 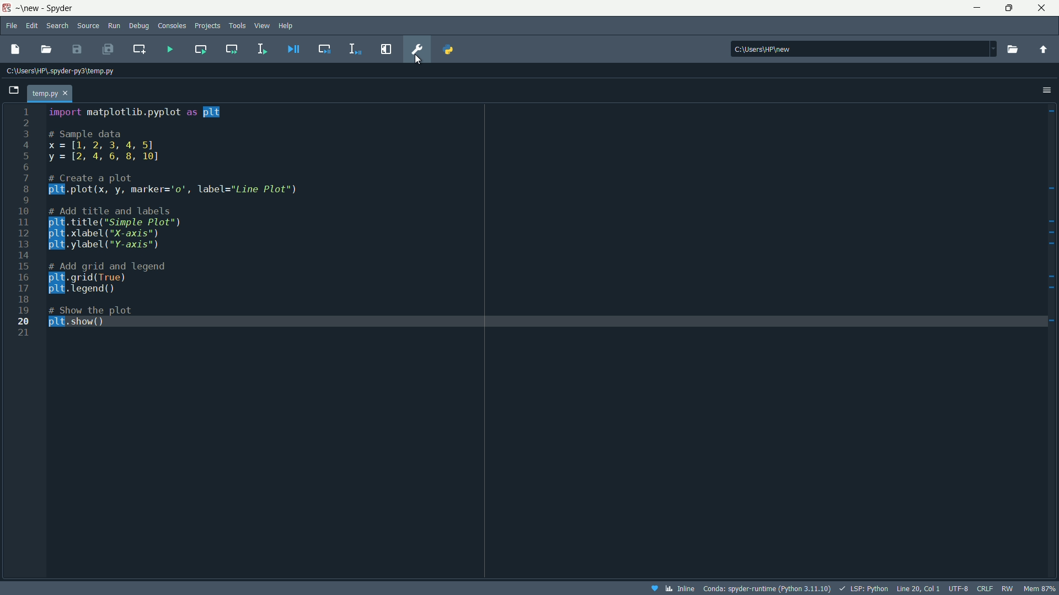 I want to click on save all files, so click(x=107, y=48).